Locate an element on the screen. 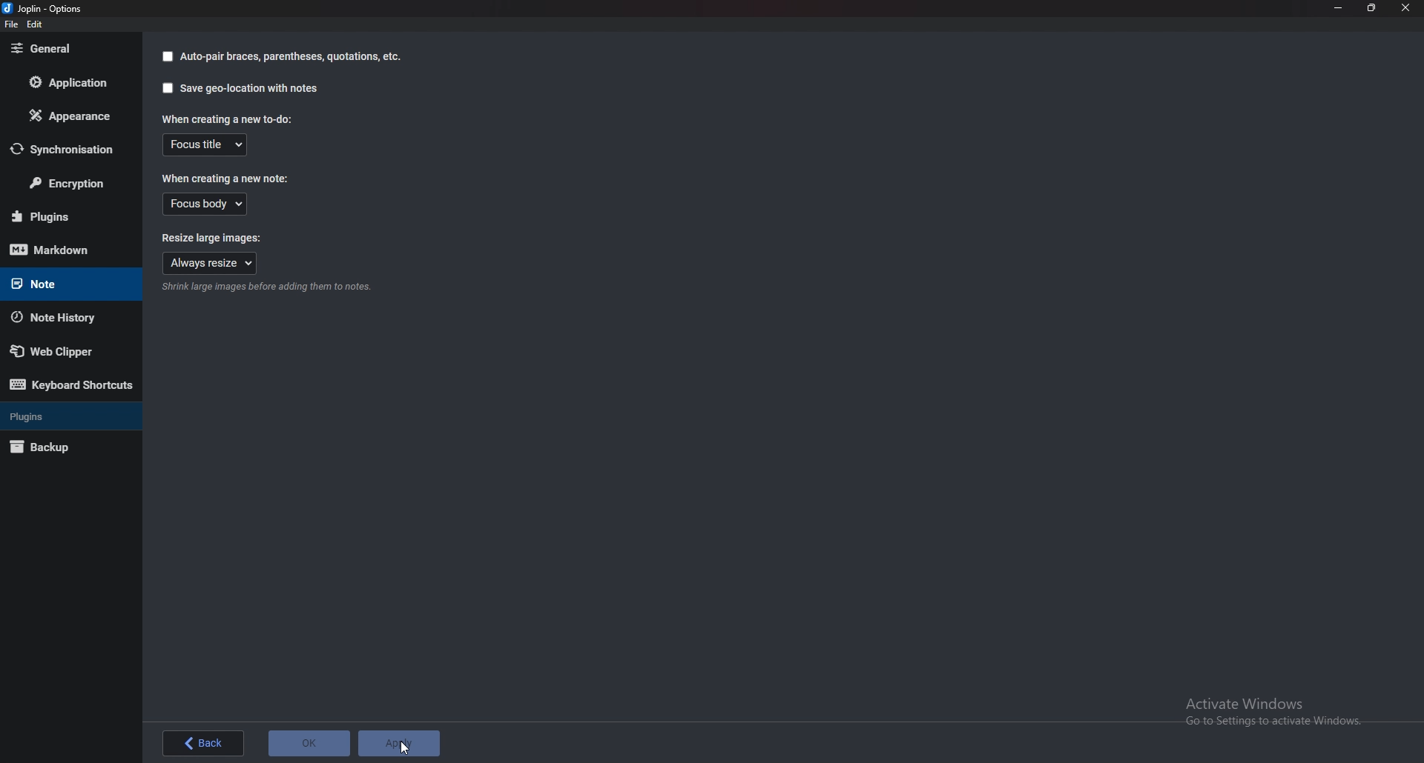 This screenshot has width=1424, height=763. Synchronization is located at coordinates (64, 149).